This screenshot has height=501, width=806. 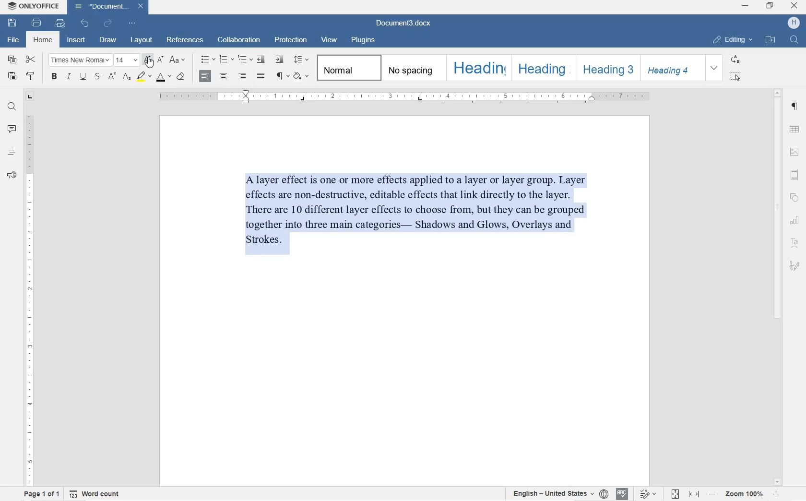 What do you see at coordinates (12, 130) in the screenshot?
I see `comments` at bounding box center [12, 130].